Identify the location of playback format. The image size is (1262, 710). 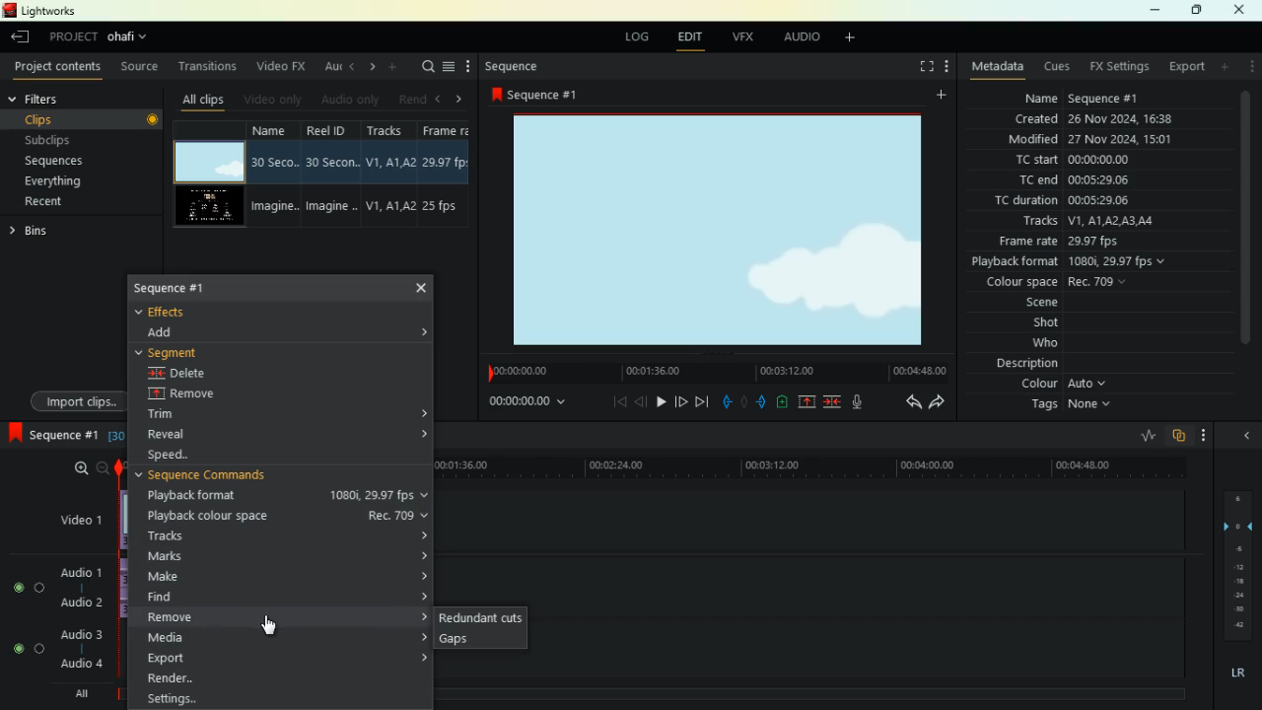
(285, 498).